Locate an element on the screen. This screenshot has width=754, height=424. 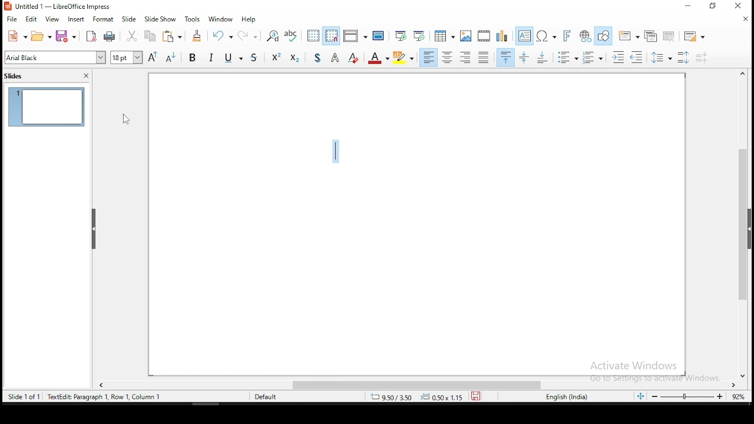
Space between Paragraph is located at coordinates (525, 57).